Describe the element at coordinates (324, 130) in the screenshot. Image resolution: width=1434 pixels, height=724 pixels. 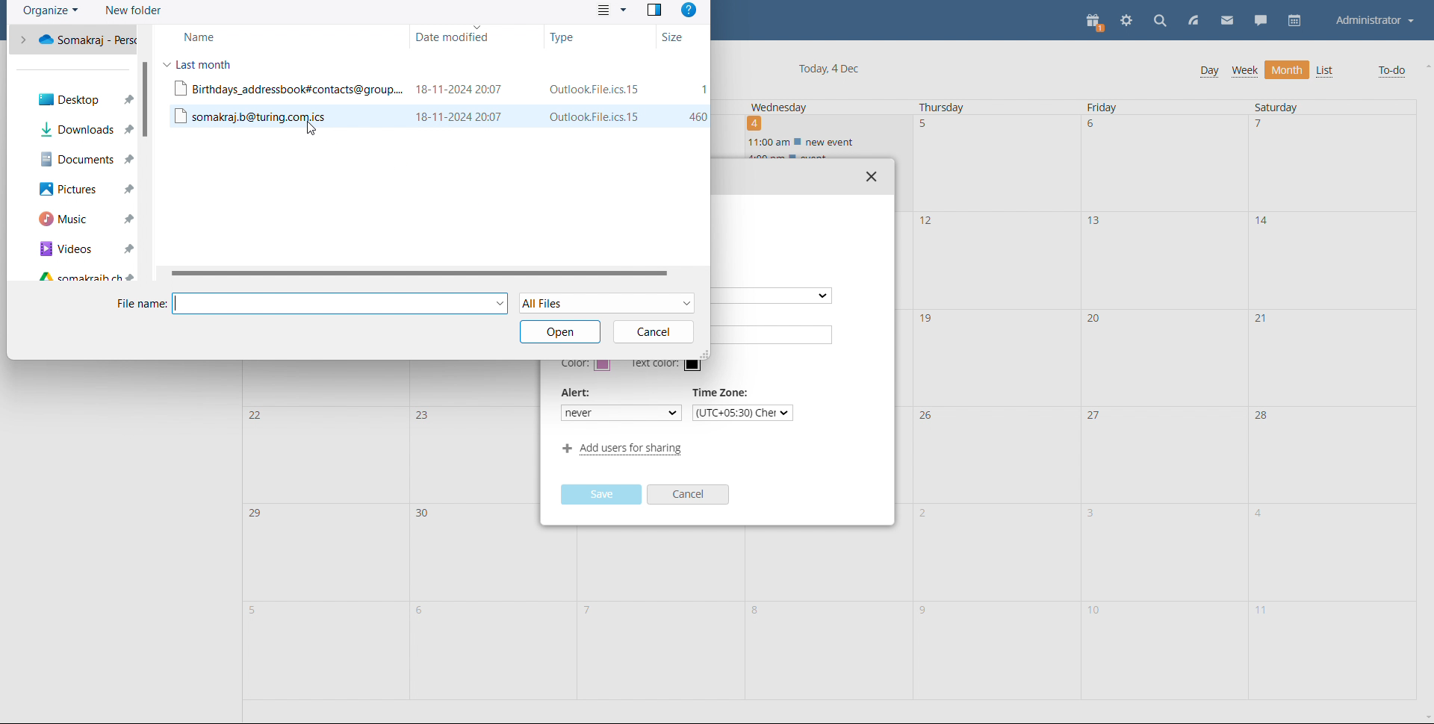
I see `cursor` at that location.